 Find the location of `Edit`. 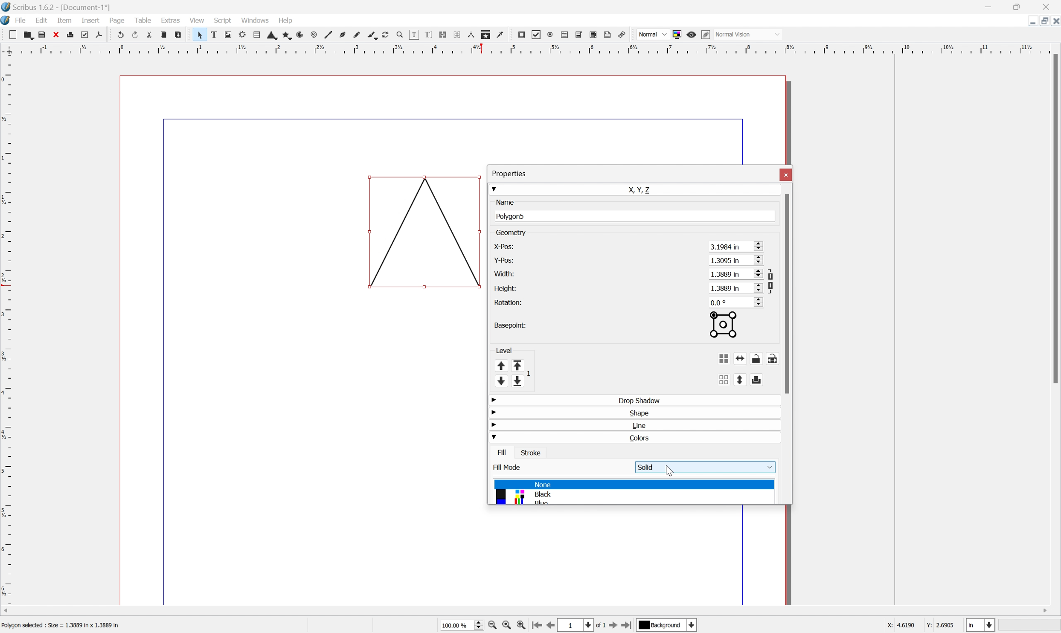

Edit is located at coordinates (43, 20).